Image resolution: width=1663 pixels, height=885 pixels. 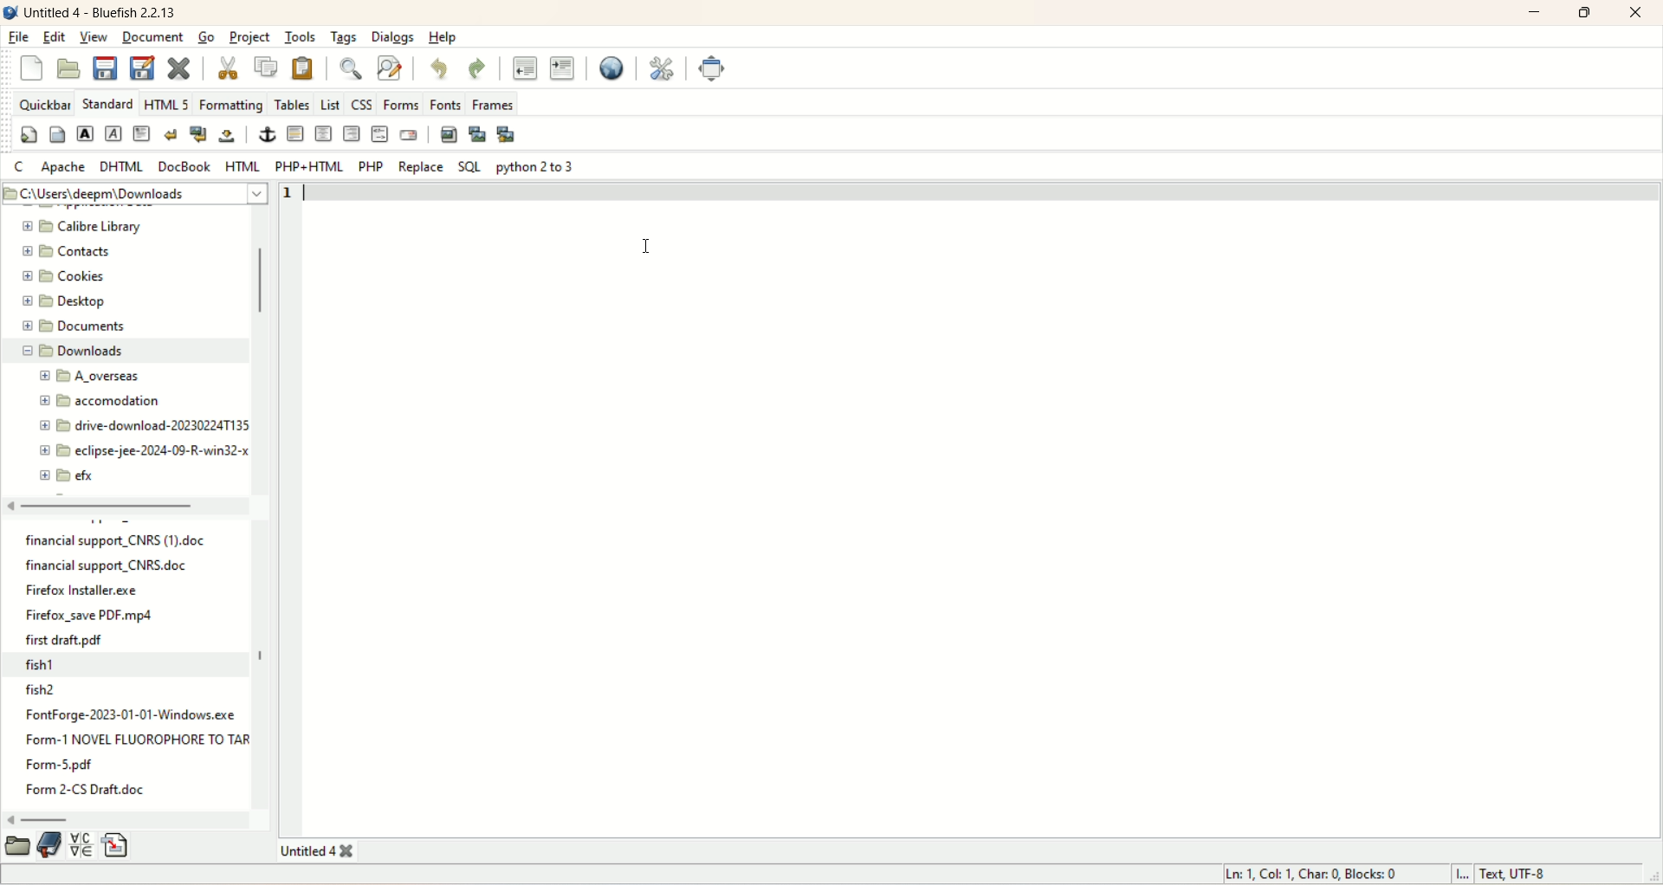 What do you see at coordinates (128, 756) in the screenshot?
I see `text` at bounding box center [128, 756].